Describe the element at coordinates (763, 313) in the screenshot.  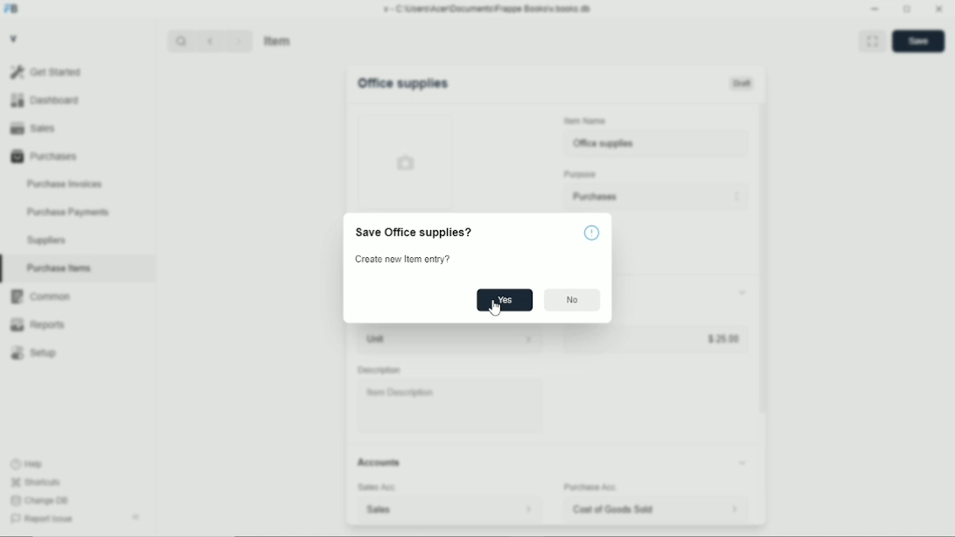
I see `scroll bar` at that location.